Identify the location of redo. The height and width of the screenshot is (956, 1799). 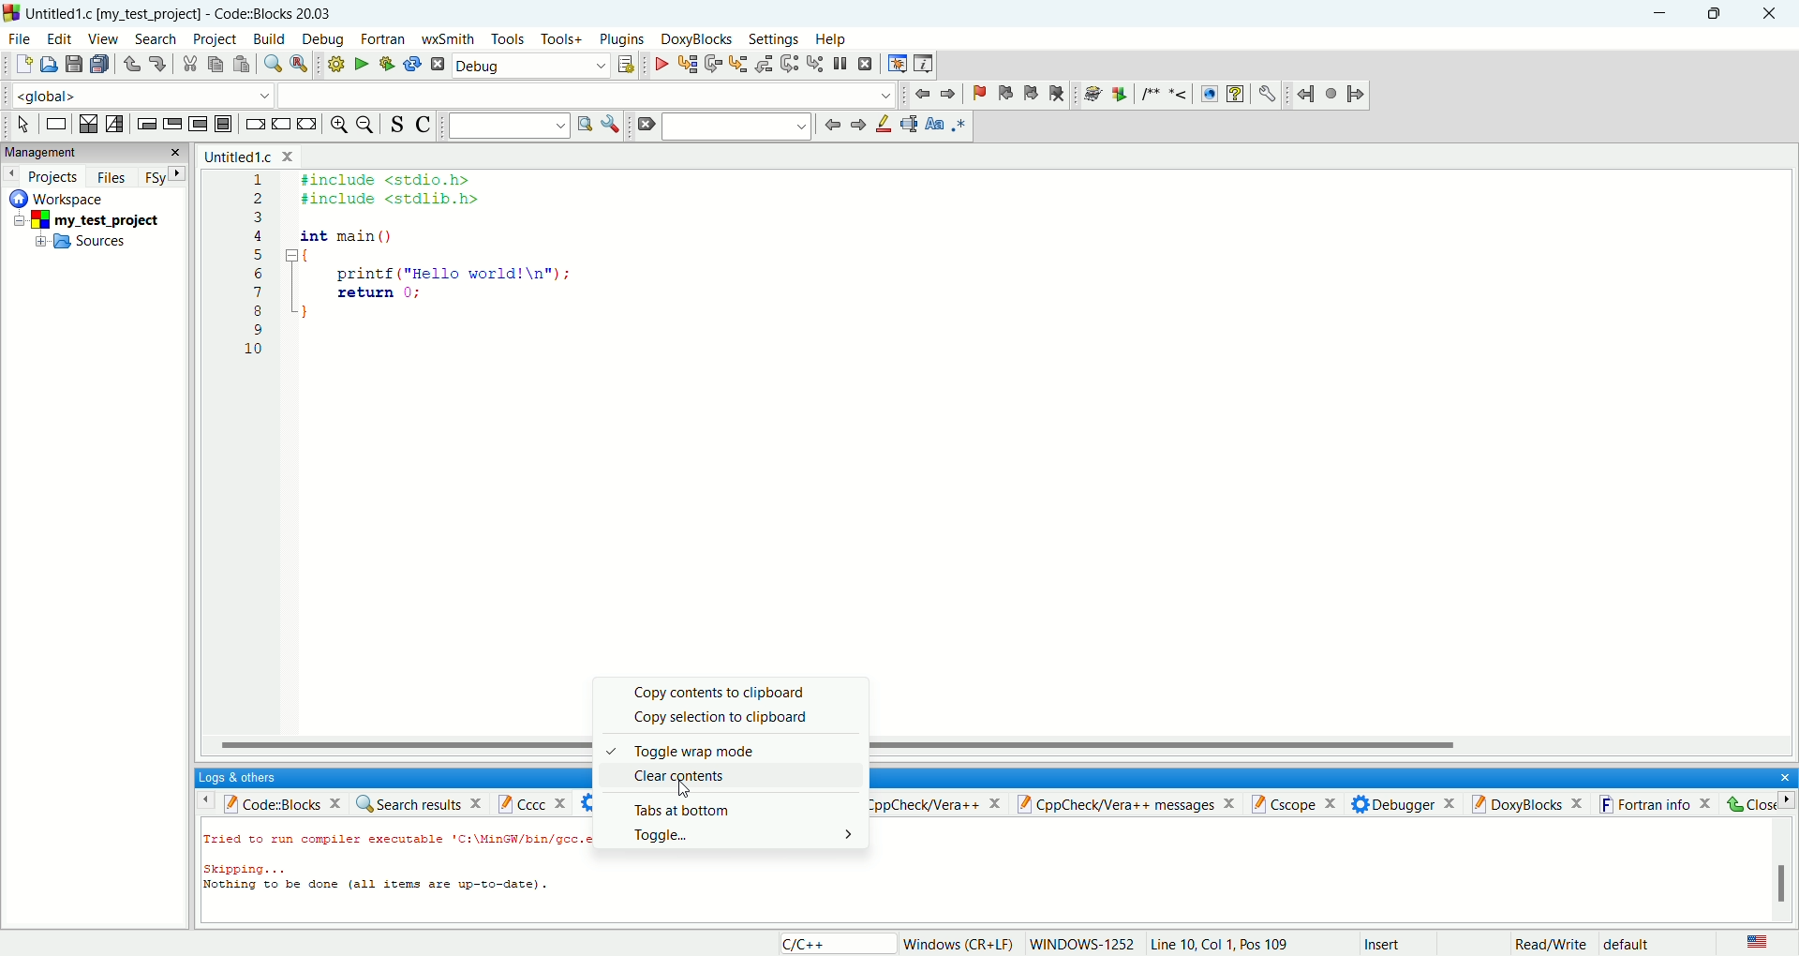
(153, 62).